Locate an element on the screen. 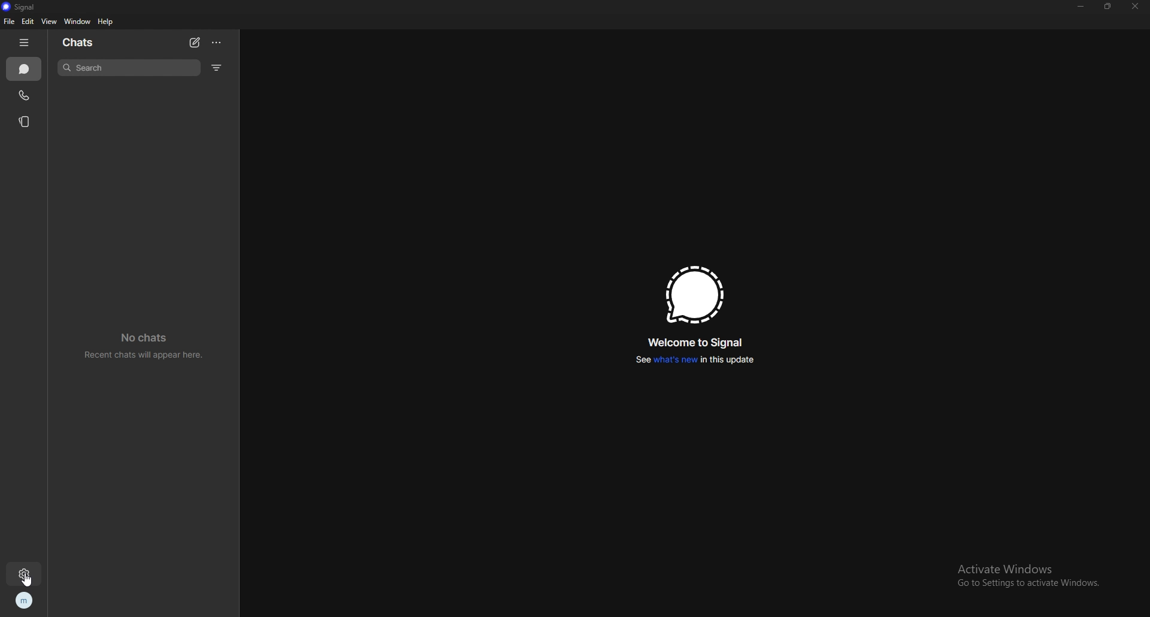  stories is located at coordinates (27, 122).